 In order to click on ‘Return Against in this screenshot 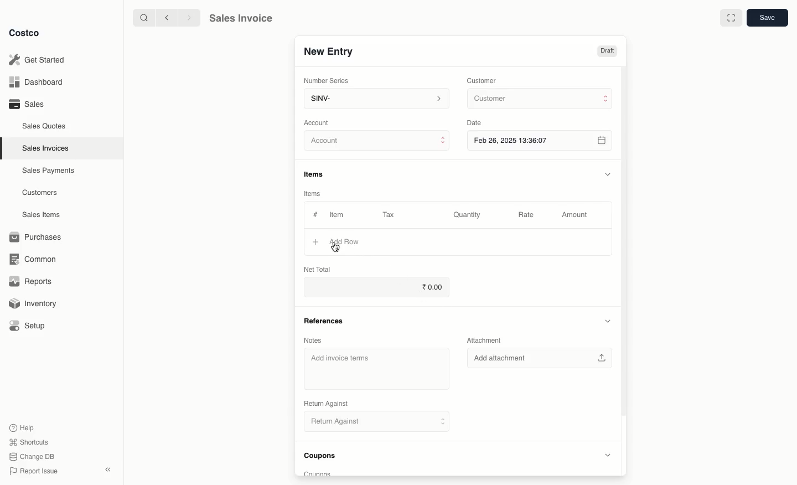, I will do `click(325, 403)`.